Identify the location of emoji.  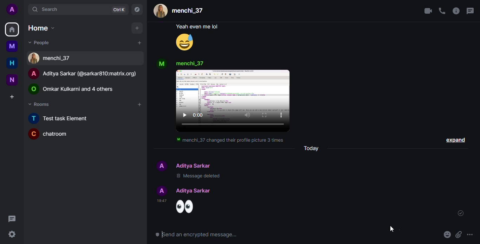
(189, 42).